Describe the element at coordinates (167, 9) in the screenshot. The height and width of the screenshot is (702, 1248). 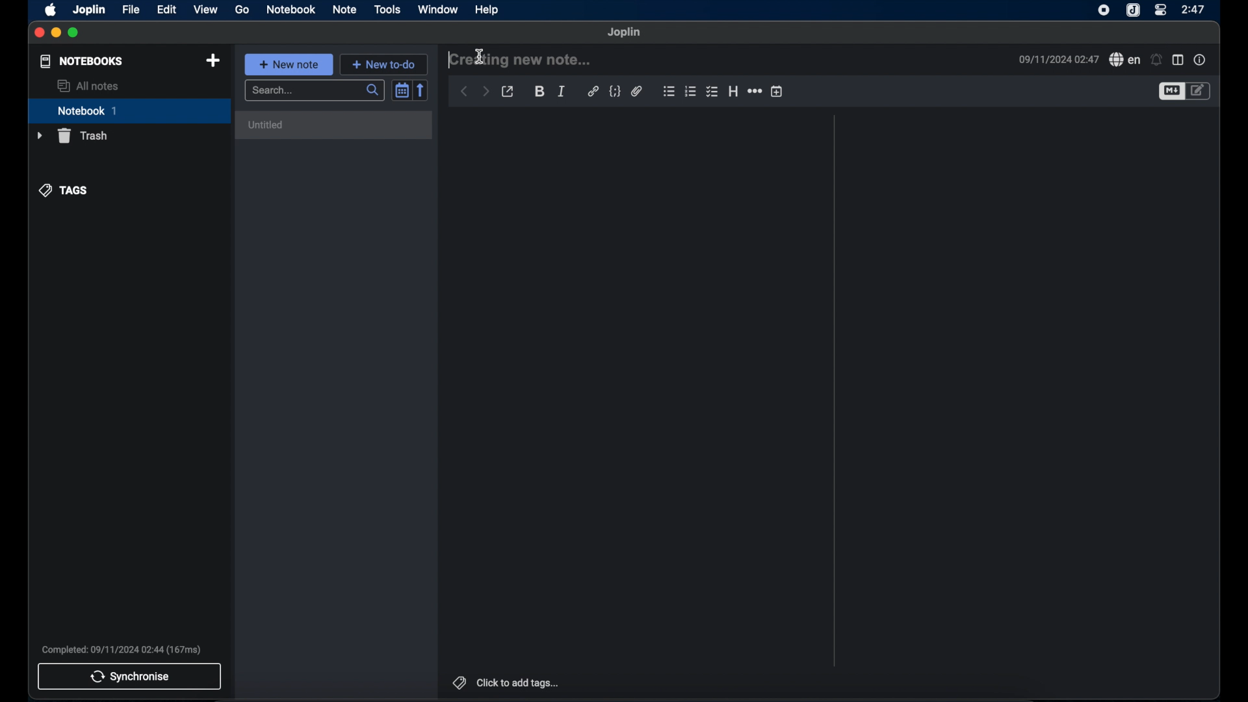
I see `edit` at that location.